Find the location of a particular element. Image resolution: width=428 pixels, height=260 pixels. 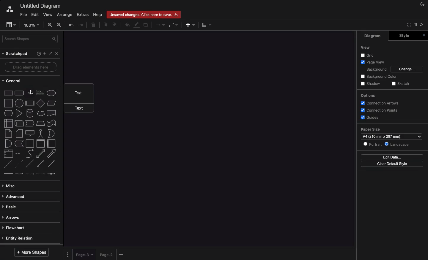

trapezoid is located at coordinates (40, 123).